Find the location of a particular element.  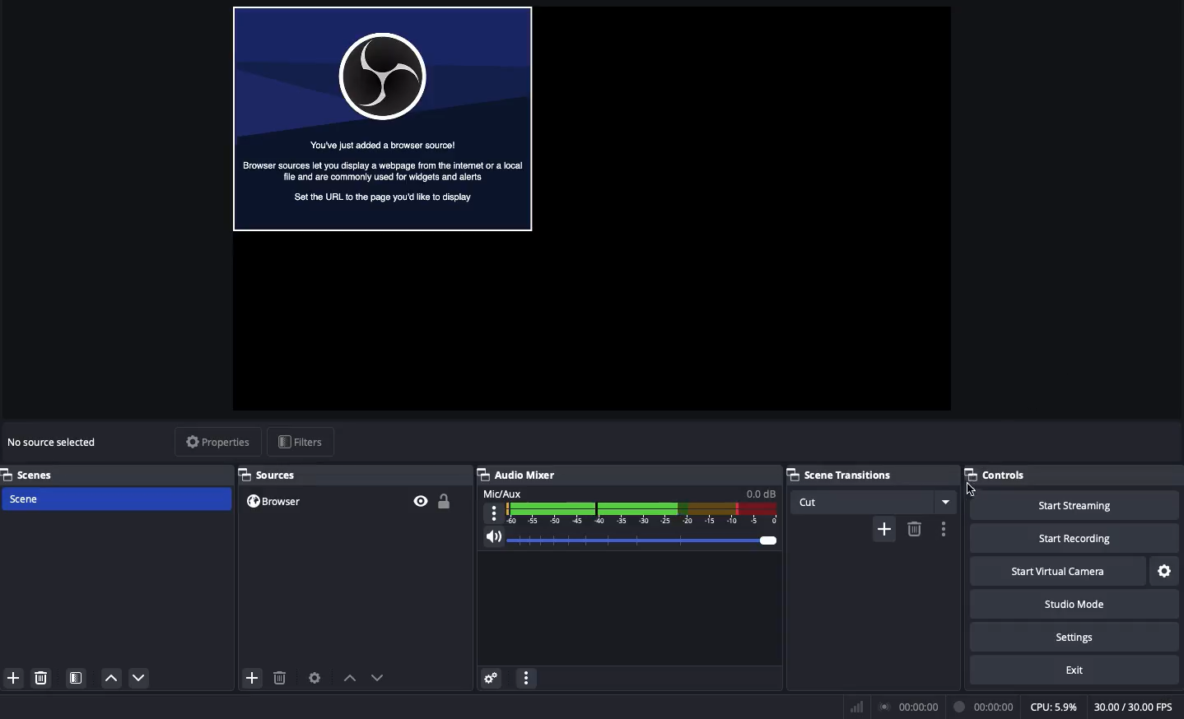

Mic aux is located at coordinates (632, 507).